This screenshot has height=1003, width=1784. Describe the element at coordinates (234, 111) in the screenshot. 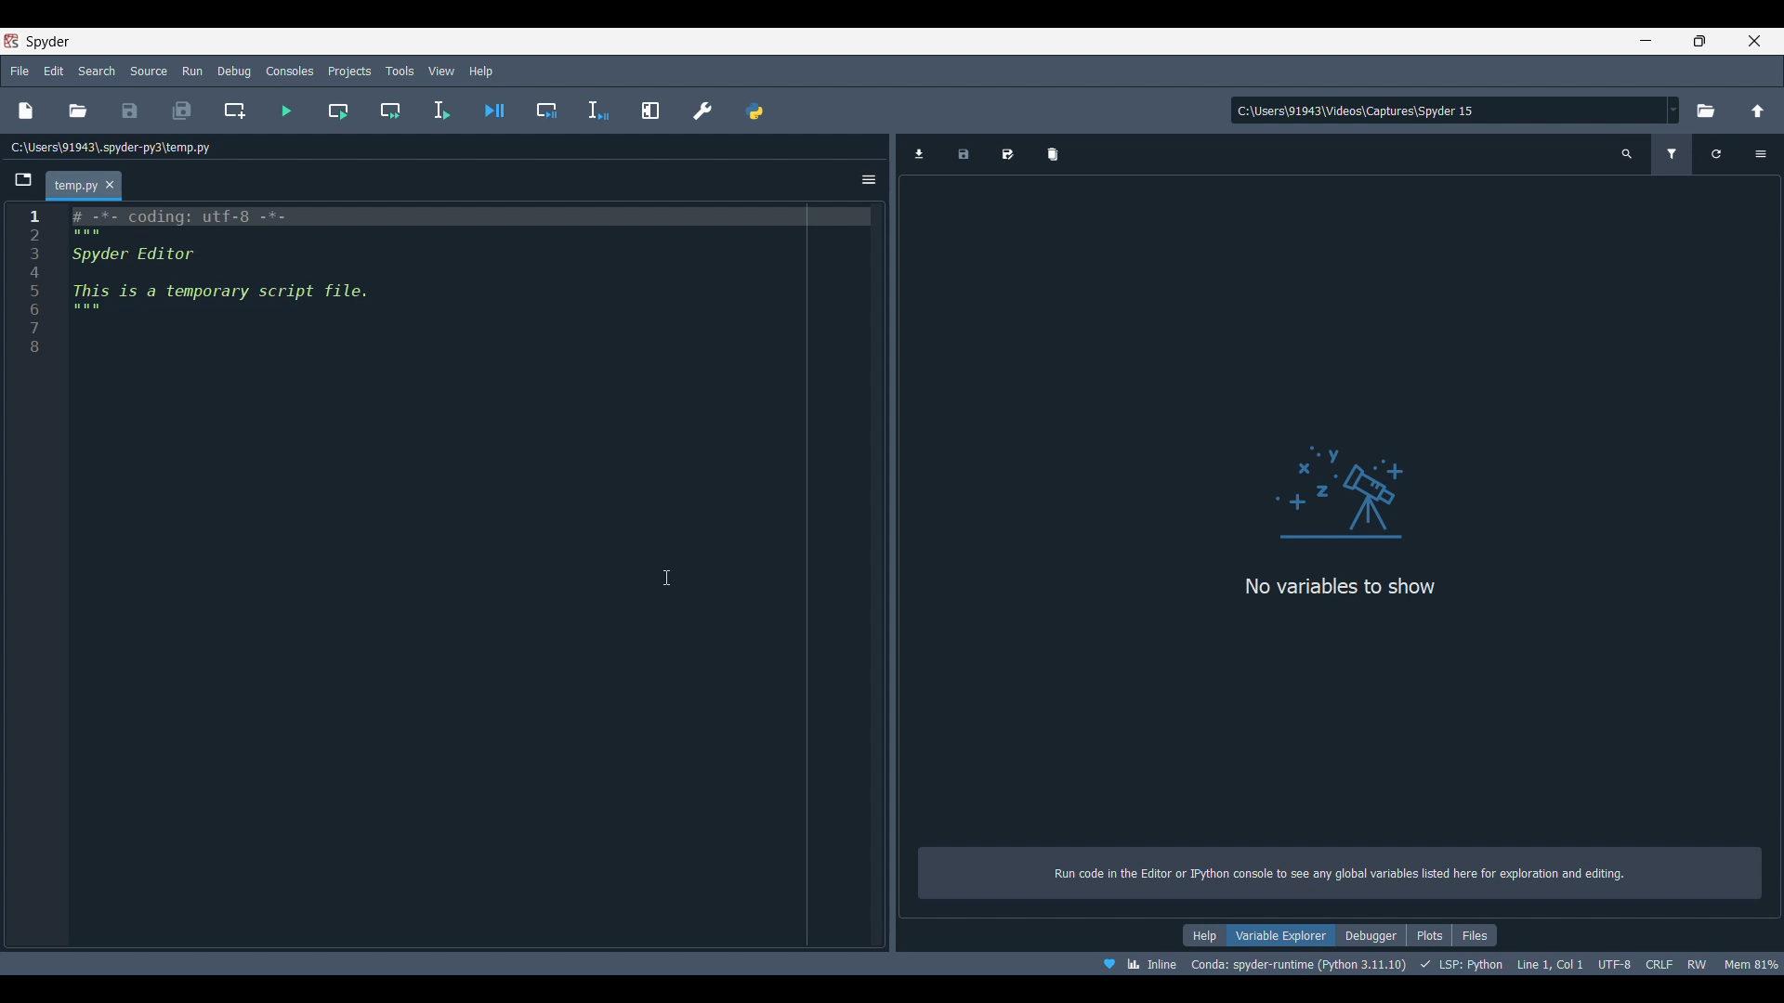

I see `Create new cell at current line` at that location.